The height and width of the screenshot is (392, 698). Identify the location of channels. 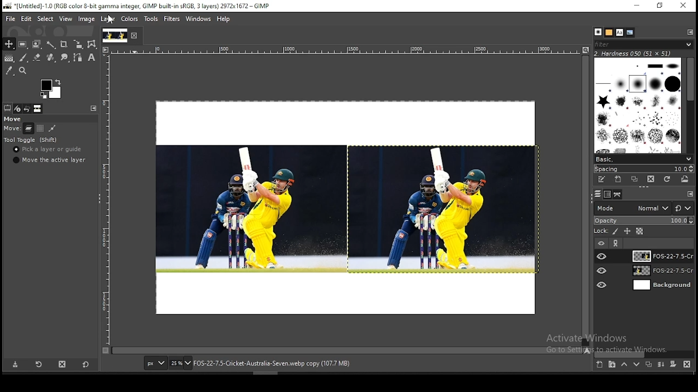
(606, 195).